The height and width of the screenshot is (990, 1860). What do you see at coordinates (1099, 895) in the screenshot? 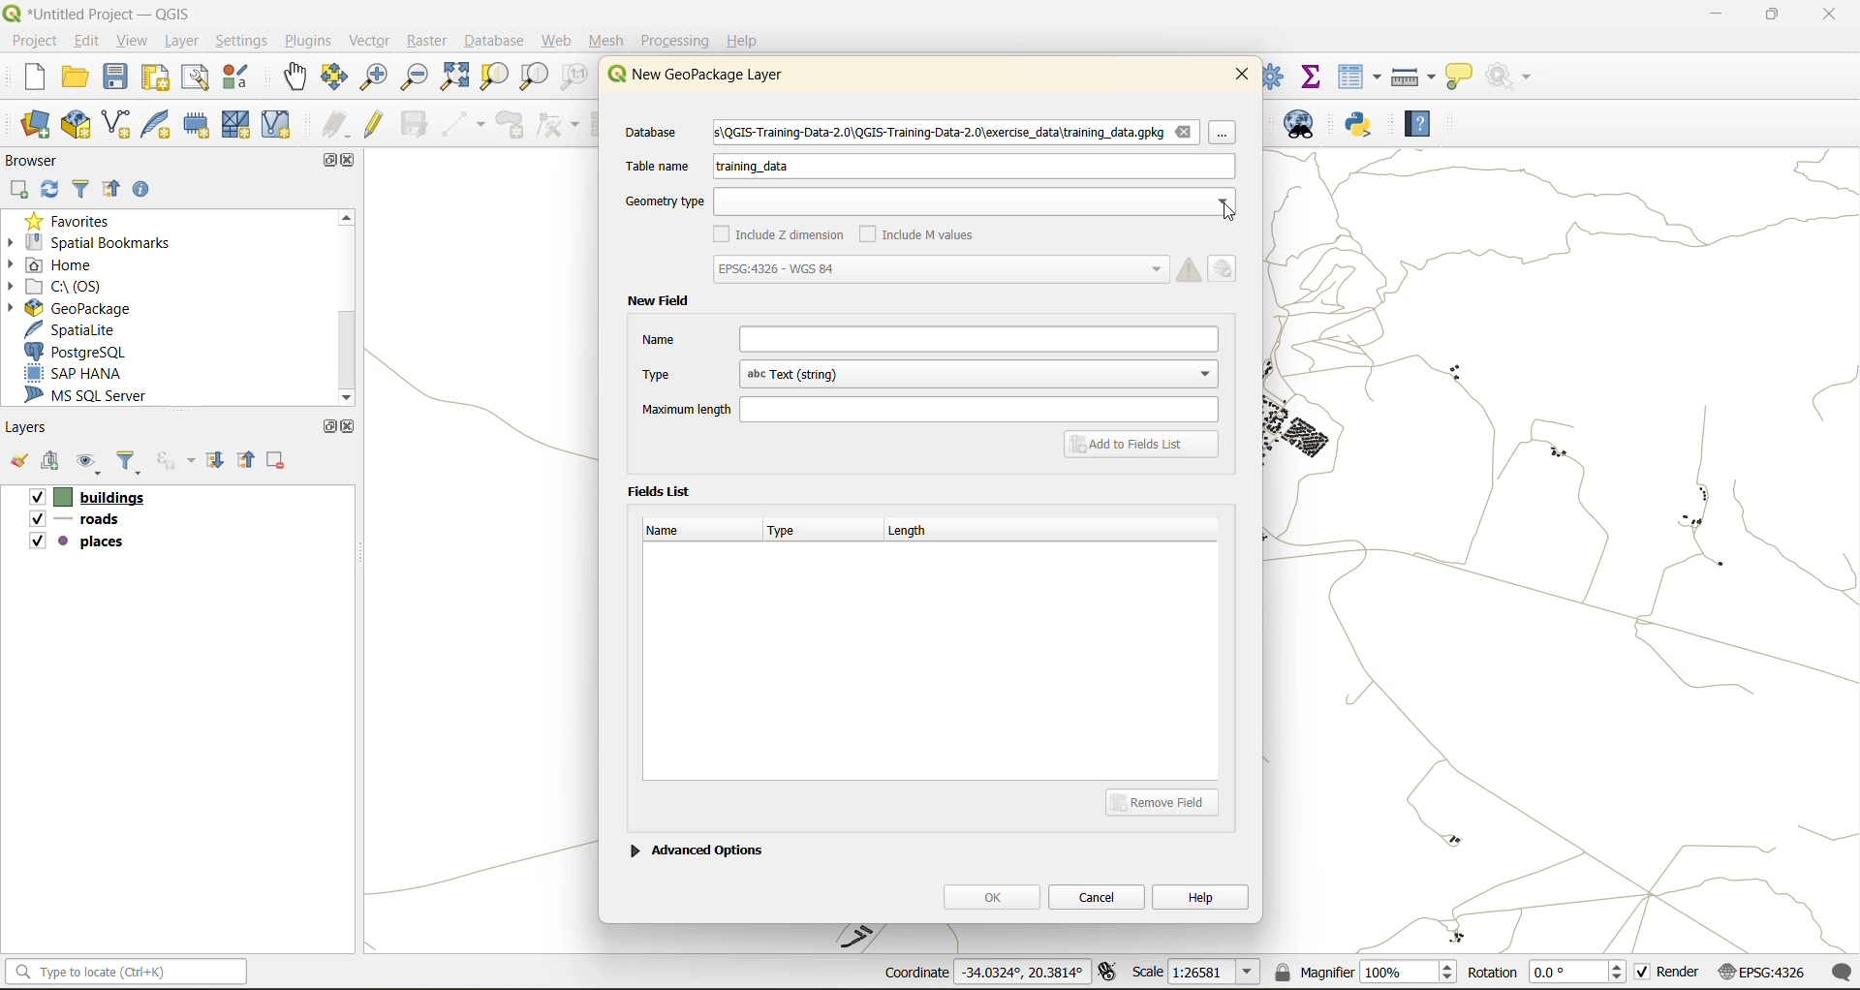
I see `cancel` at bounding box center [1099, 895].